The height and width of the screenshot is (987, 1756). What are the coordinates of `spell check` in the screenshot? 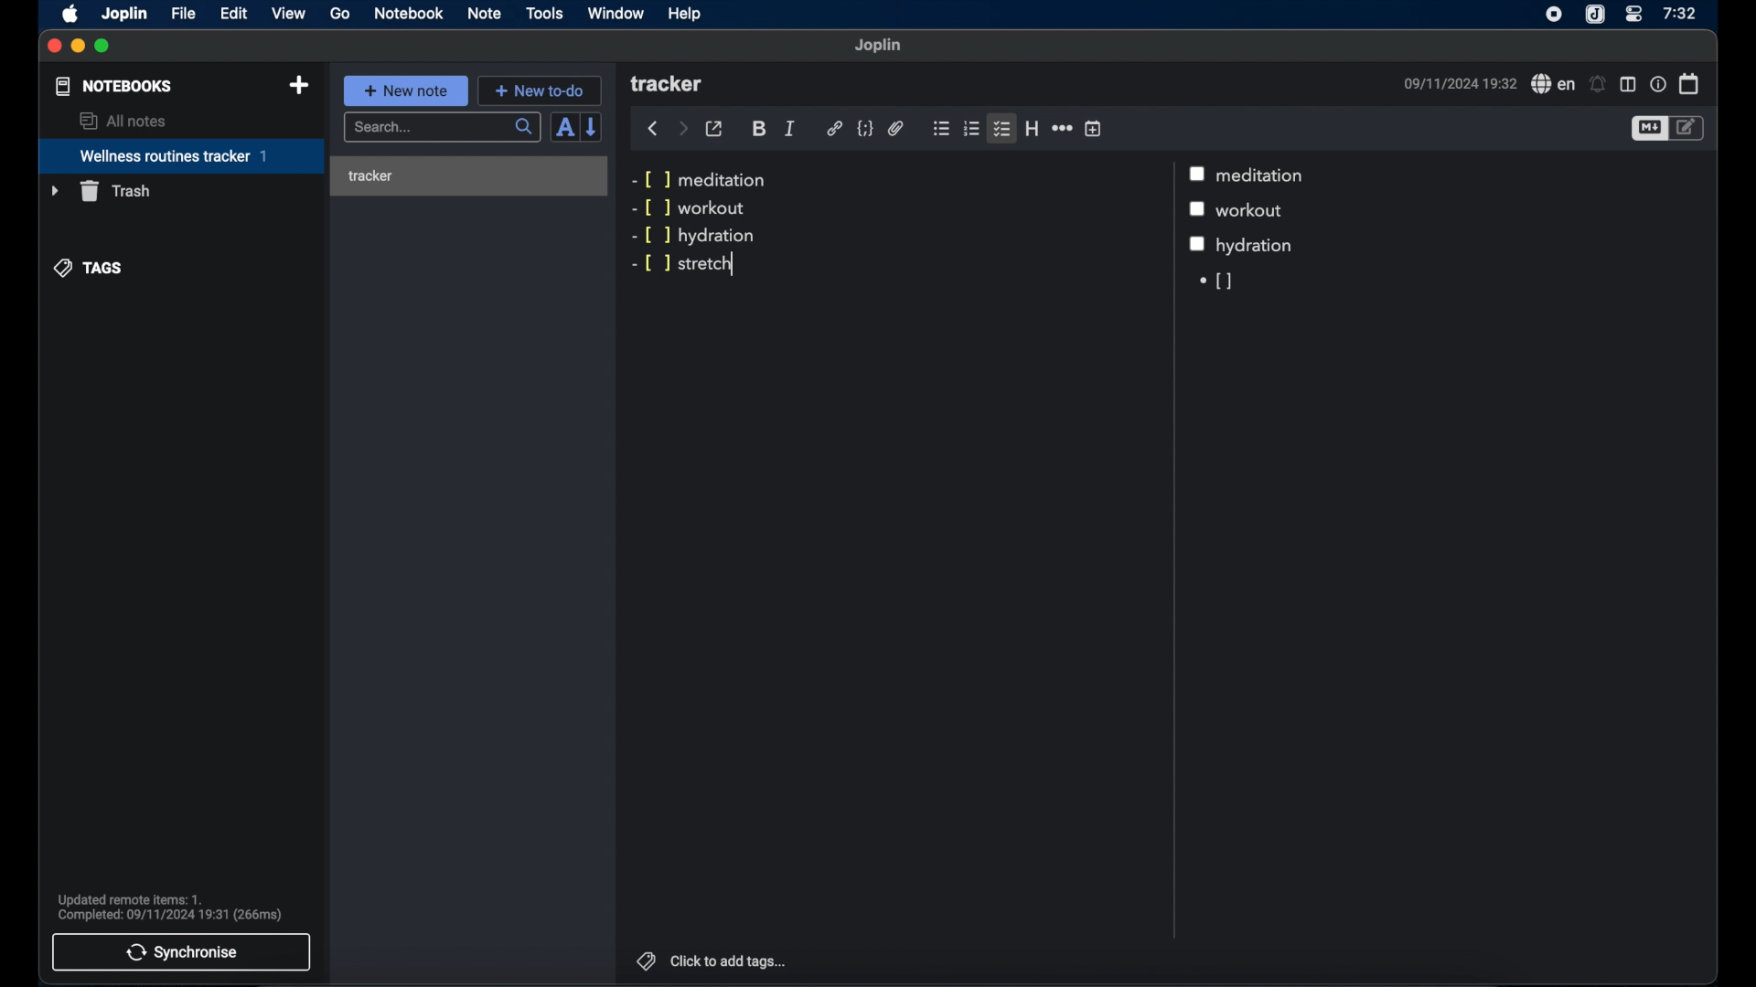 It's located at (1550, 83).